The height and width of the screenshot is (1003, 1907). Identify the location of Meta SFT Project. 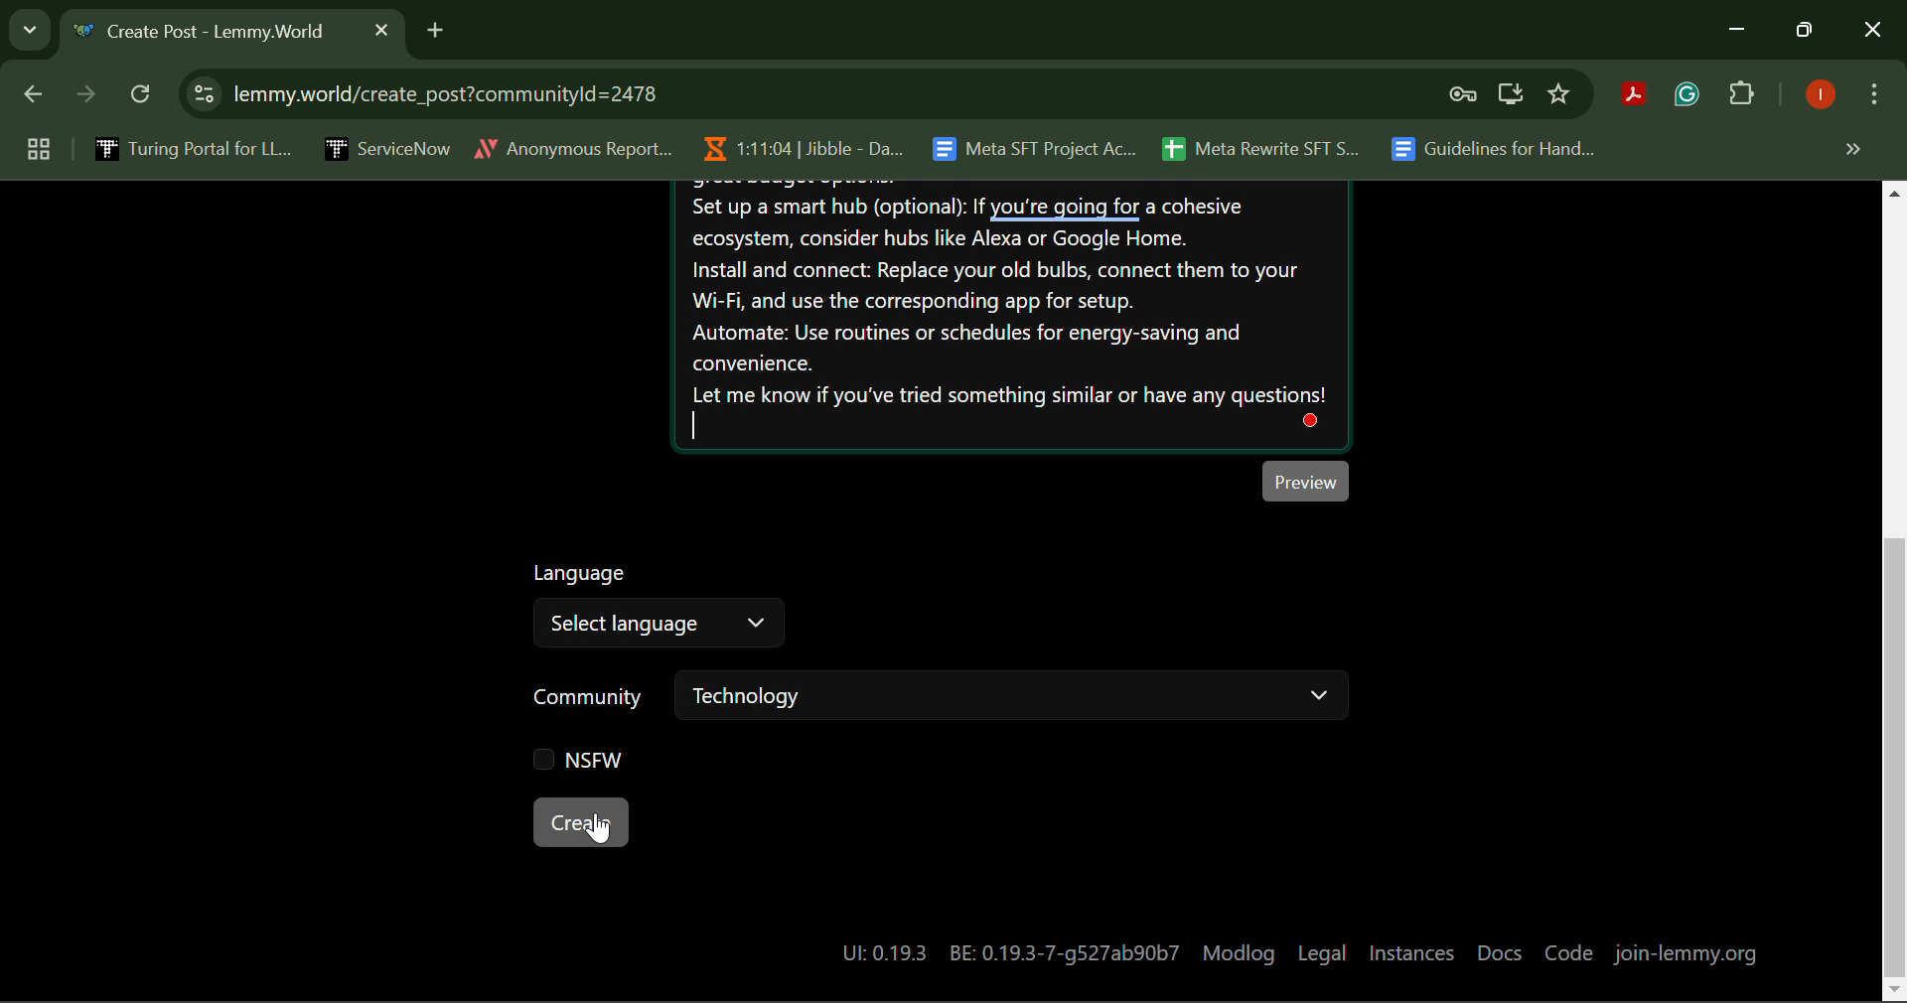
(1037, 147).